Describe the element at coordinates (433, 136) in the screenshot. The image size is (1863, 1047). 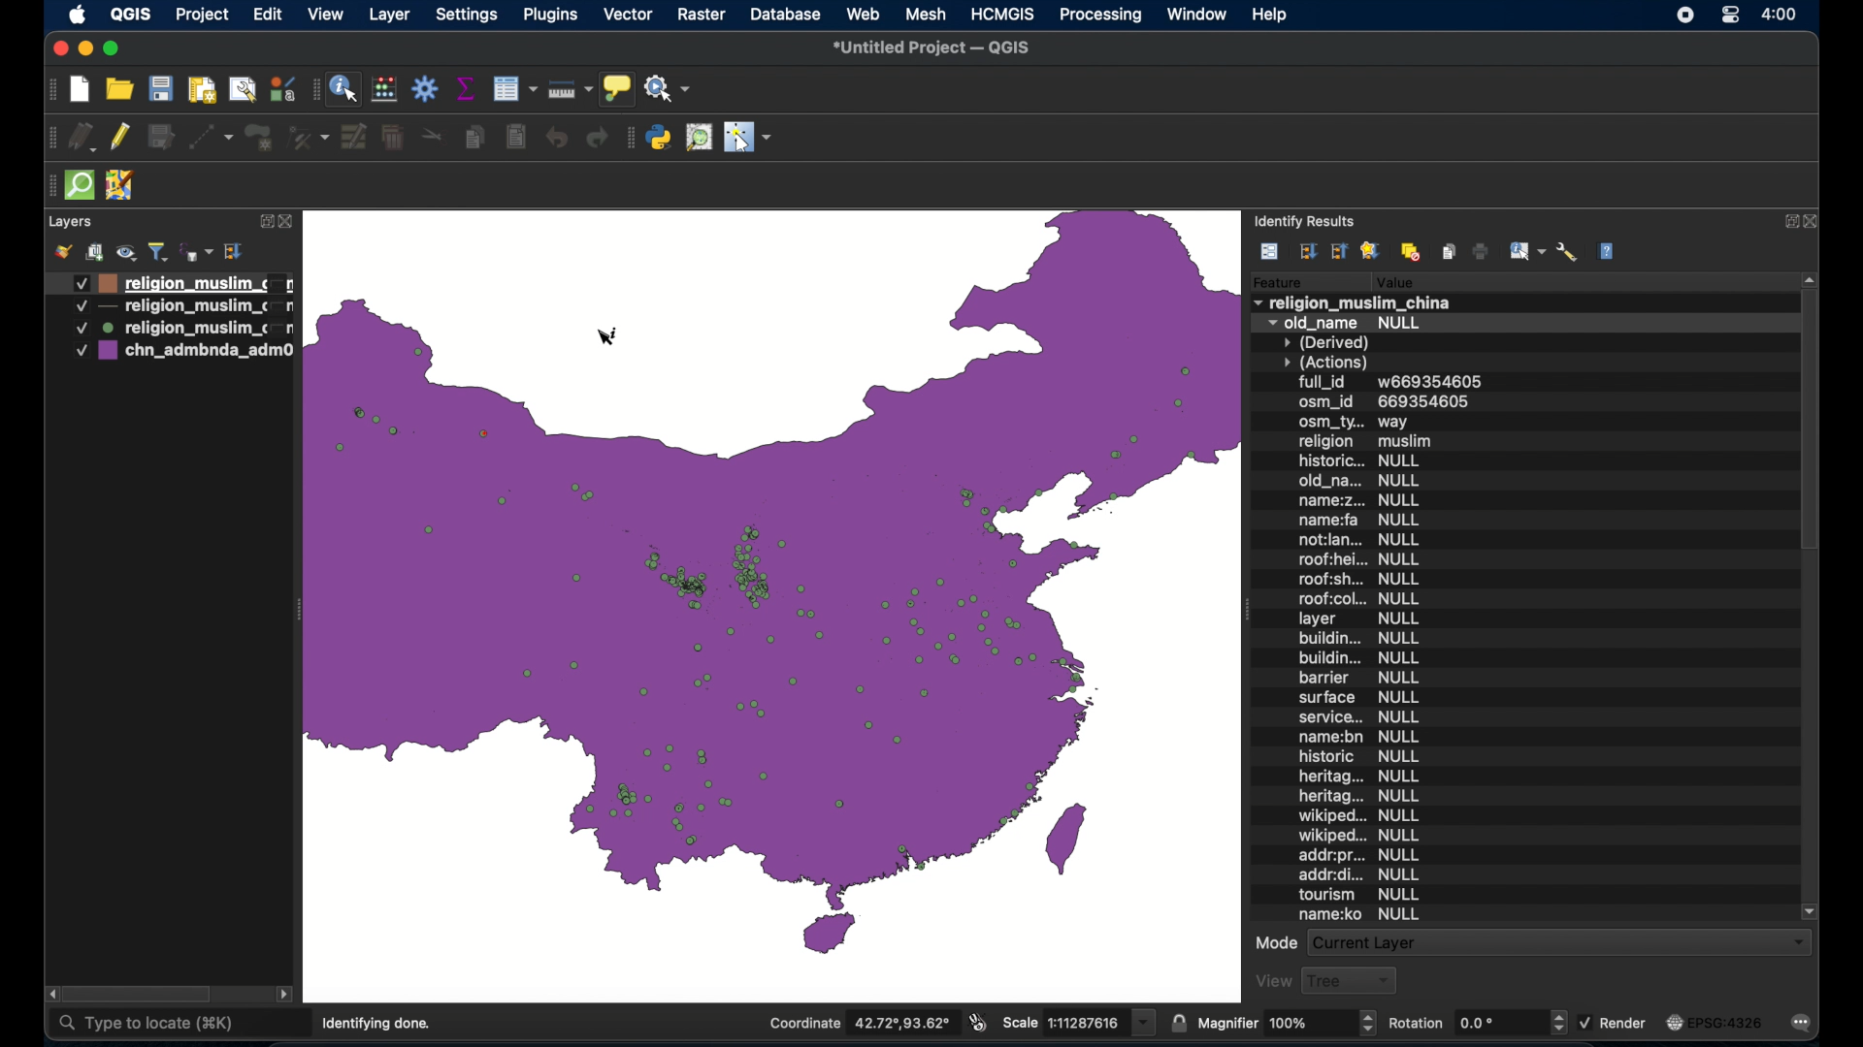
I see `cut features` at that location.